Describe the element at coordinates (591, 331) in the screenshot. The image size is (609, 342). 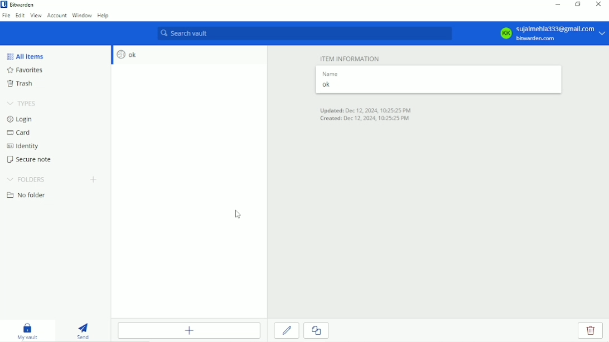
I see `Delete` at that location.